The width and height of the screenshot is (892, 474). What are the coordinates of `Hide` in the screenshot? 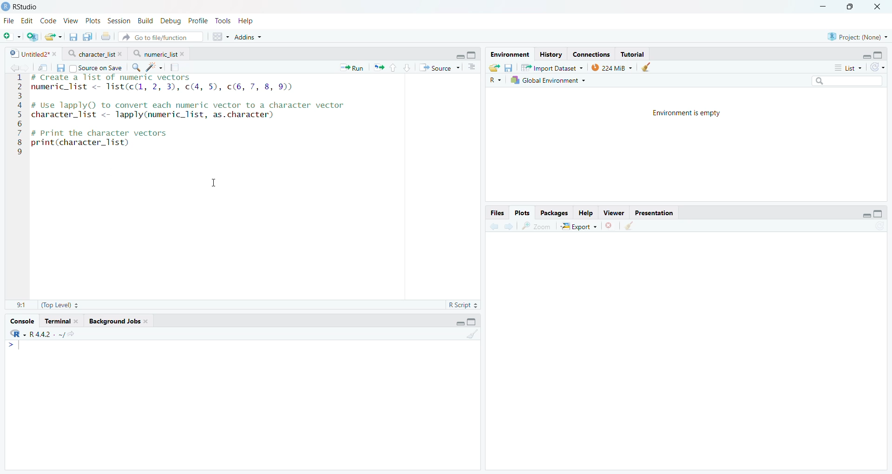 It's located at (866, 215).